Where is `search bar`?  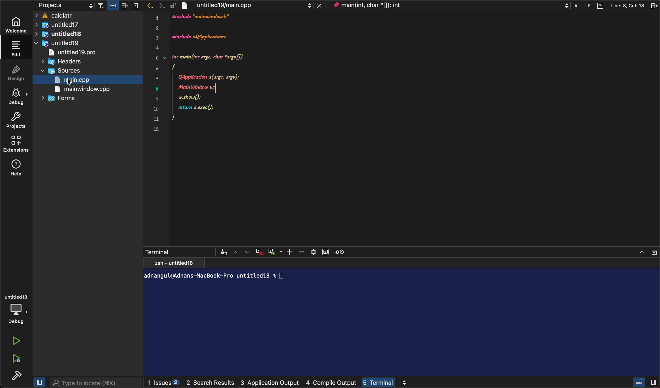 search bar is located at coordinates (96, 383).